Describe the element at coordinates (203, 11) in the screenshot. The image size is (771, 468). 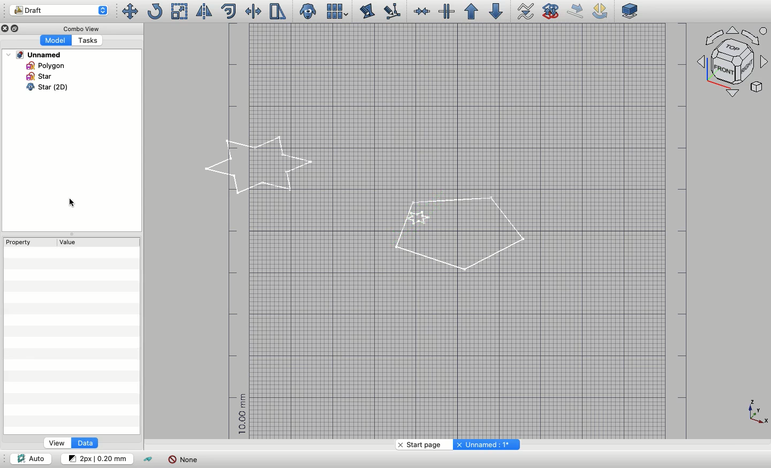
I see `Mirror` at that location.